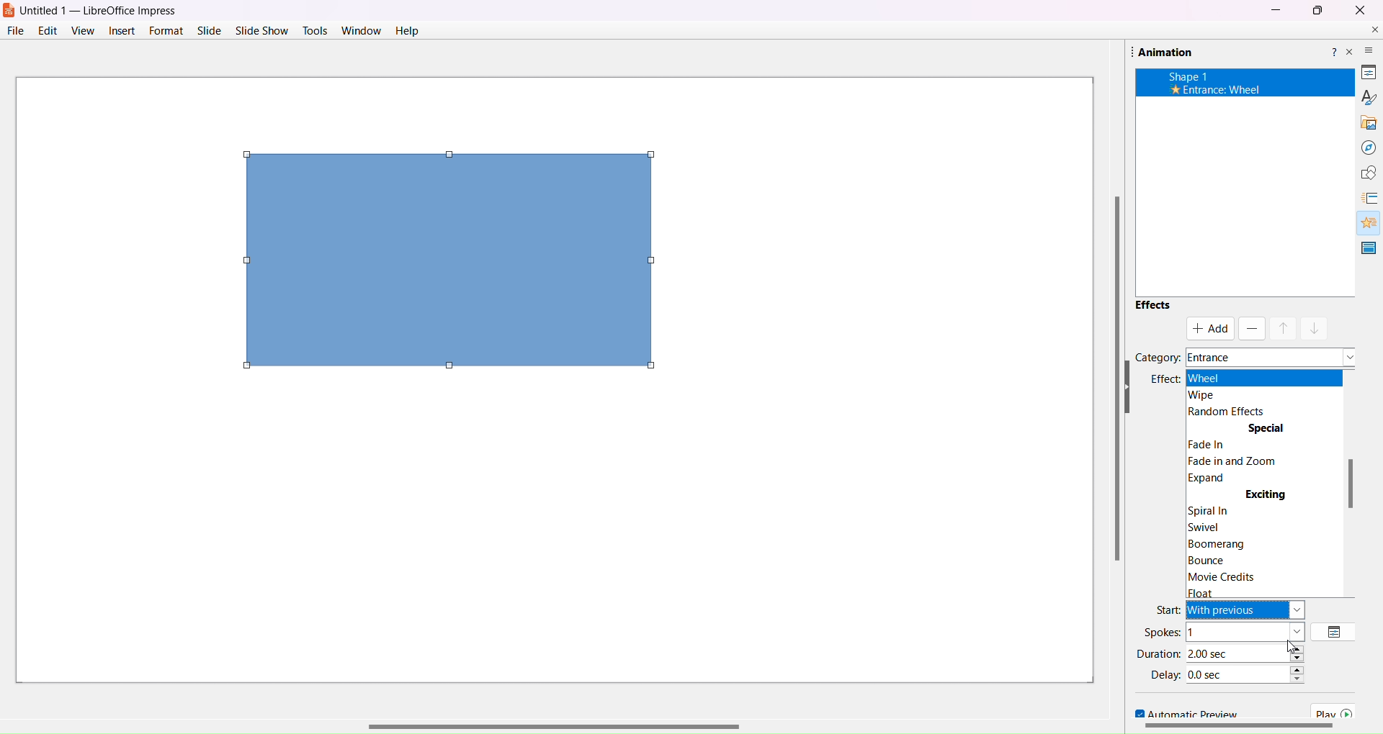 This screenshot has height=734, width=1383. What do you see at coordinates (1332, 49) in the screenshot?
I see `Help` at bounding box center [1332, 49].